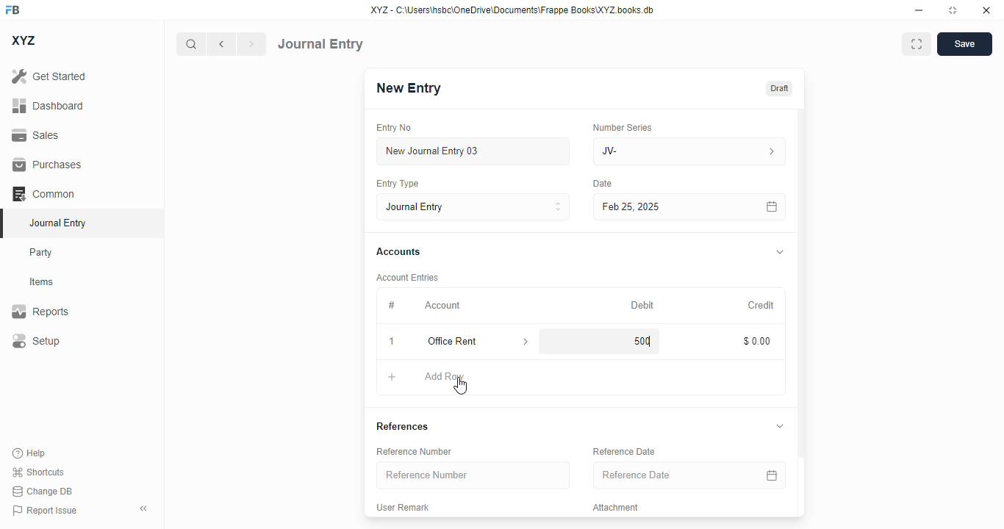 The image size is (1004, 529). What do you see at coordinates (473, 206) in the screenshot?
I see `entry type` at bounding box center [473, 206].